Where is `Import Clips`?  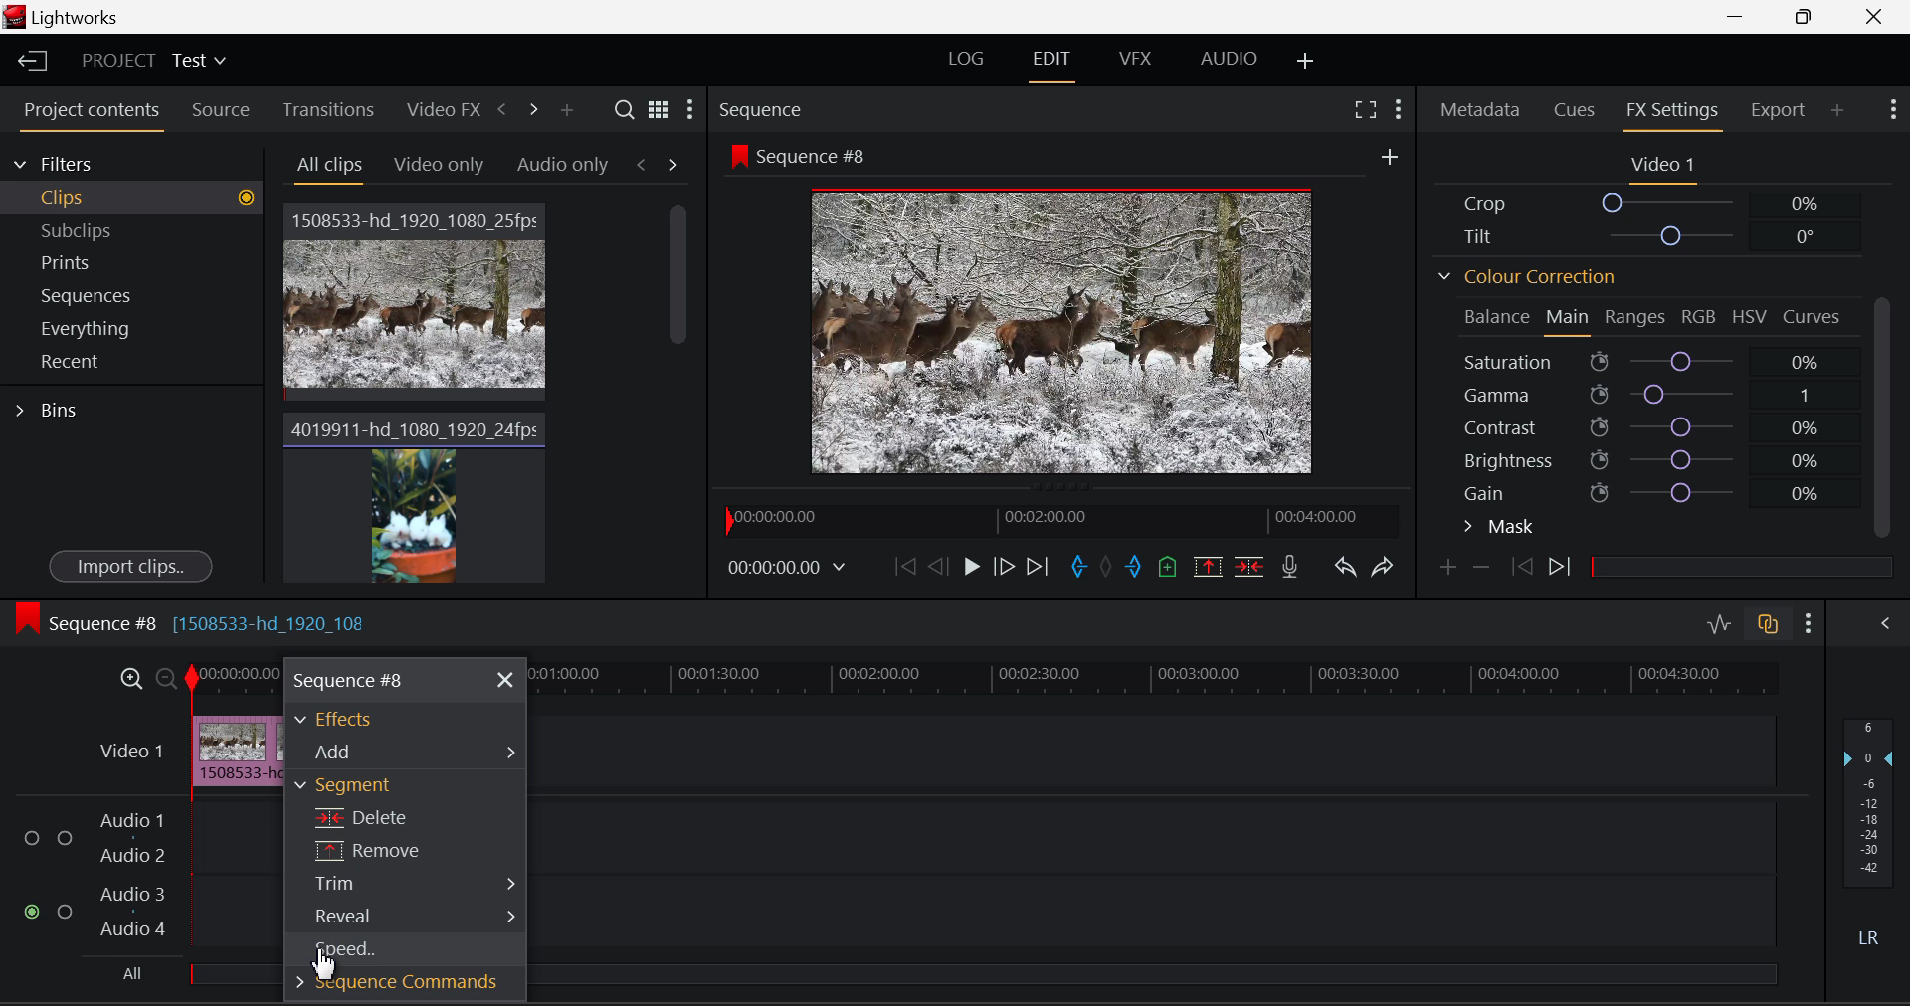
Import Clips is located at coordinates (133, 566).